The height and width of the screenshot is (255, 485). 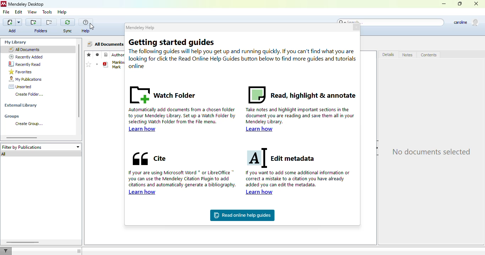 What do you see at coordinates (22, 138) in the screenshot?
I see `horizontal scroll bar` at bounding box center [22, 138].